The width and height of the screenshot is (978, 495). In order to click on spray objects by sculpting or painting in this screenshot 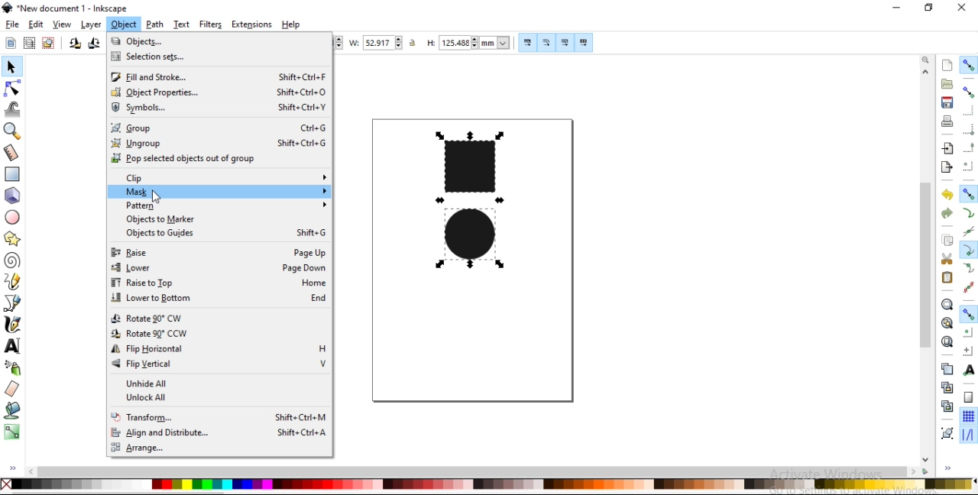, I will do `click(12, 368)`.